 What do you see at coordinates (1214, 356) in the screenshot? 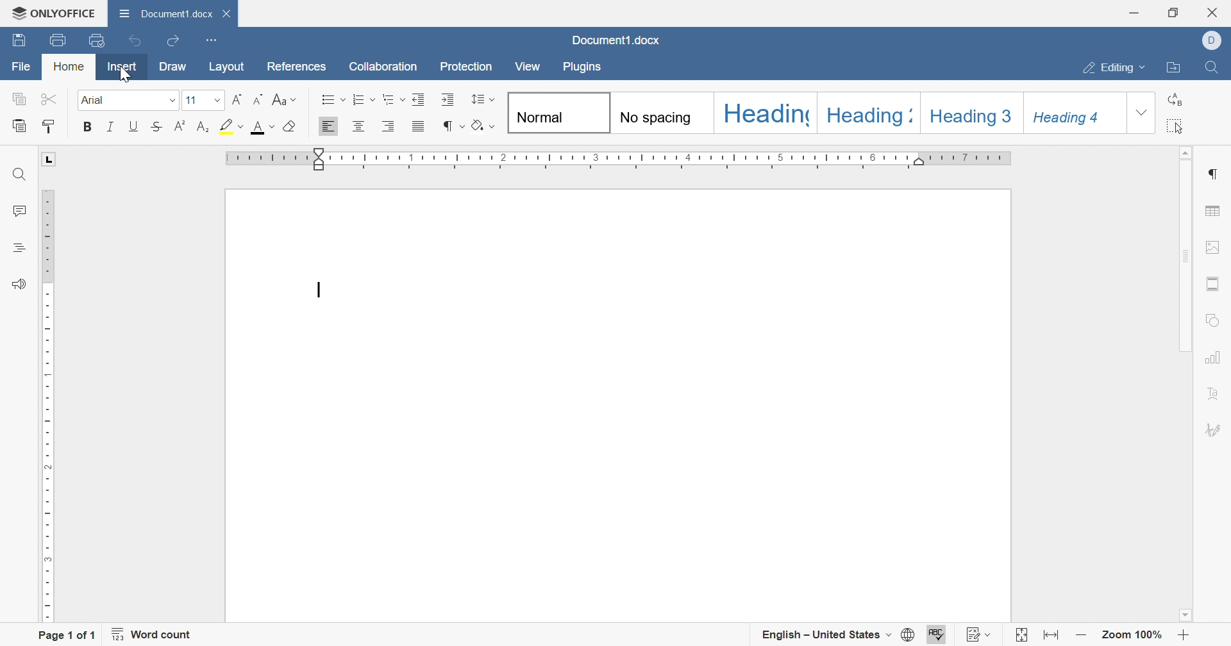
I see `Chart settings` at bounding box center [1214, 356].